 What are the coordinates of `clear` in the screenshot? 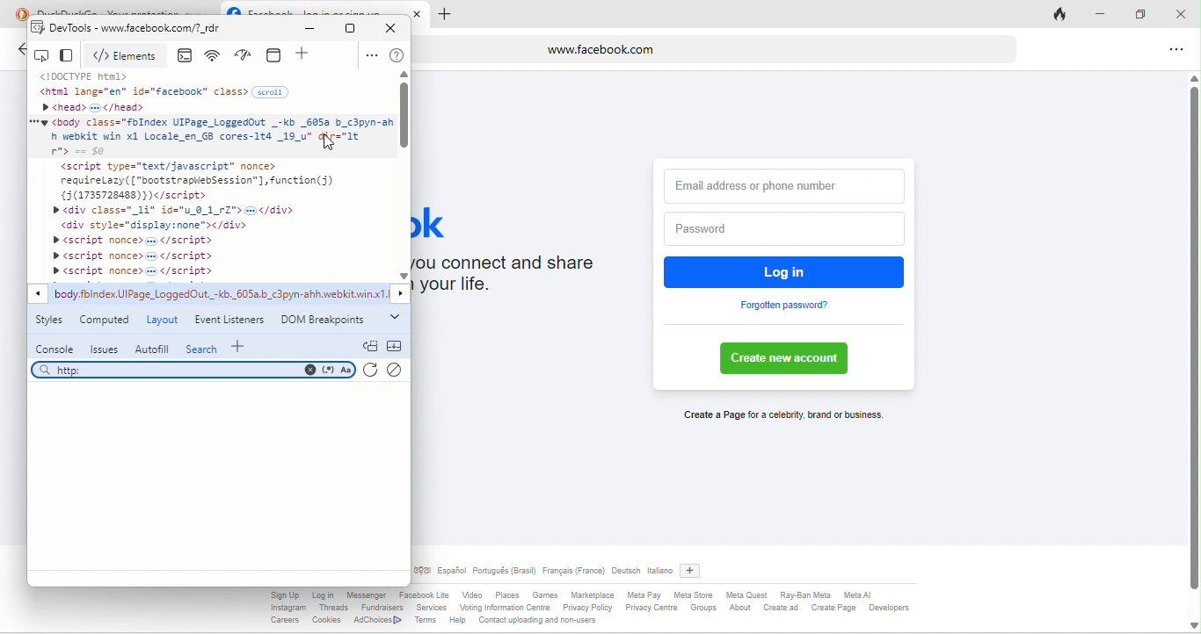 It's located at (398, 368).